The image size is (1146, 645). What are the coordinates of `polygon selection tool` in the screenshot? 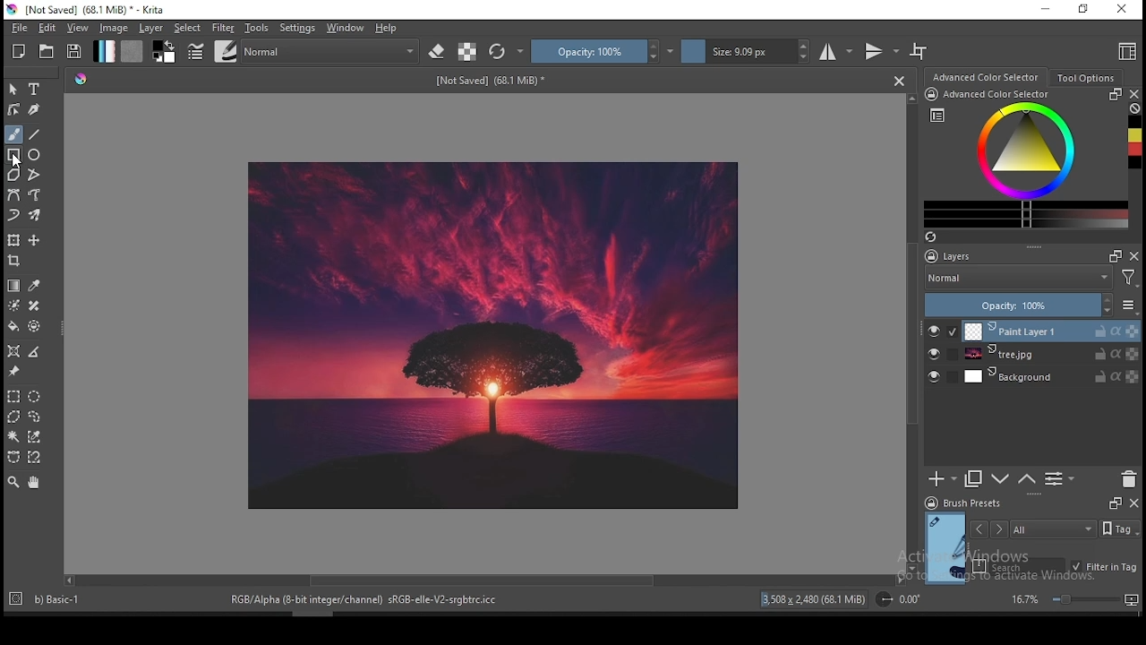 It's located at (13, 396).